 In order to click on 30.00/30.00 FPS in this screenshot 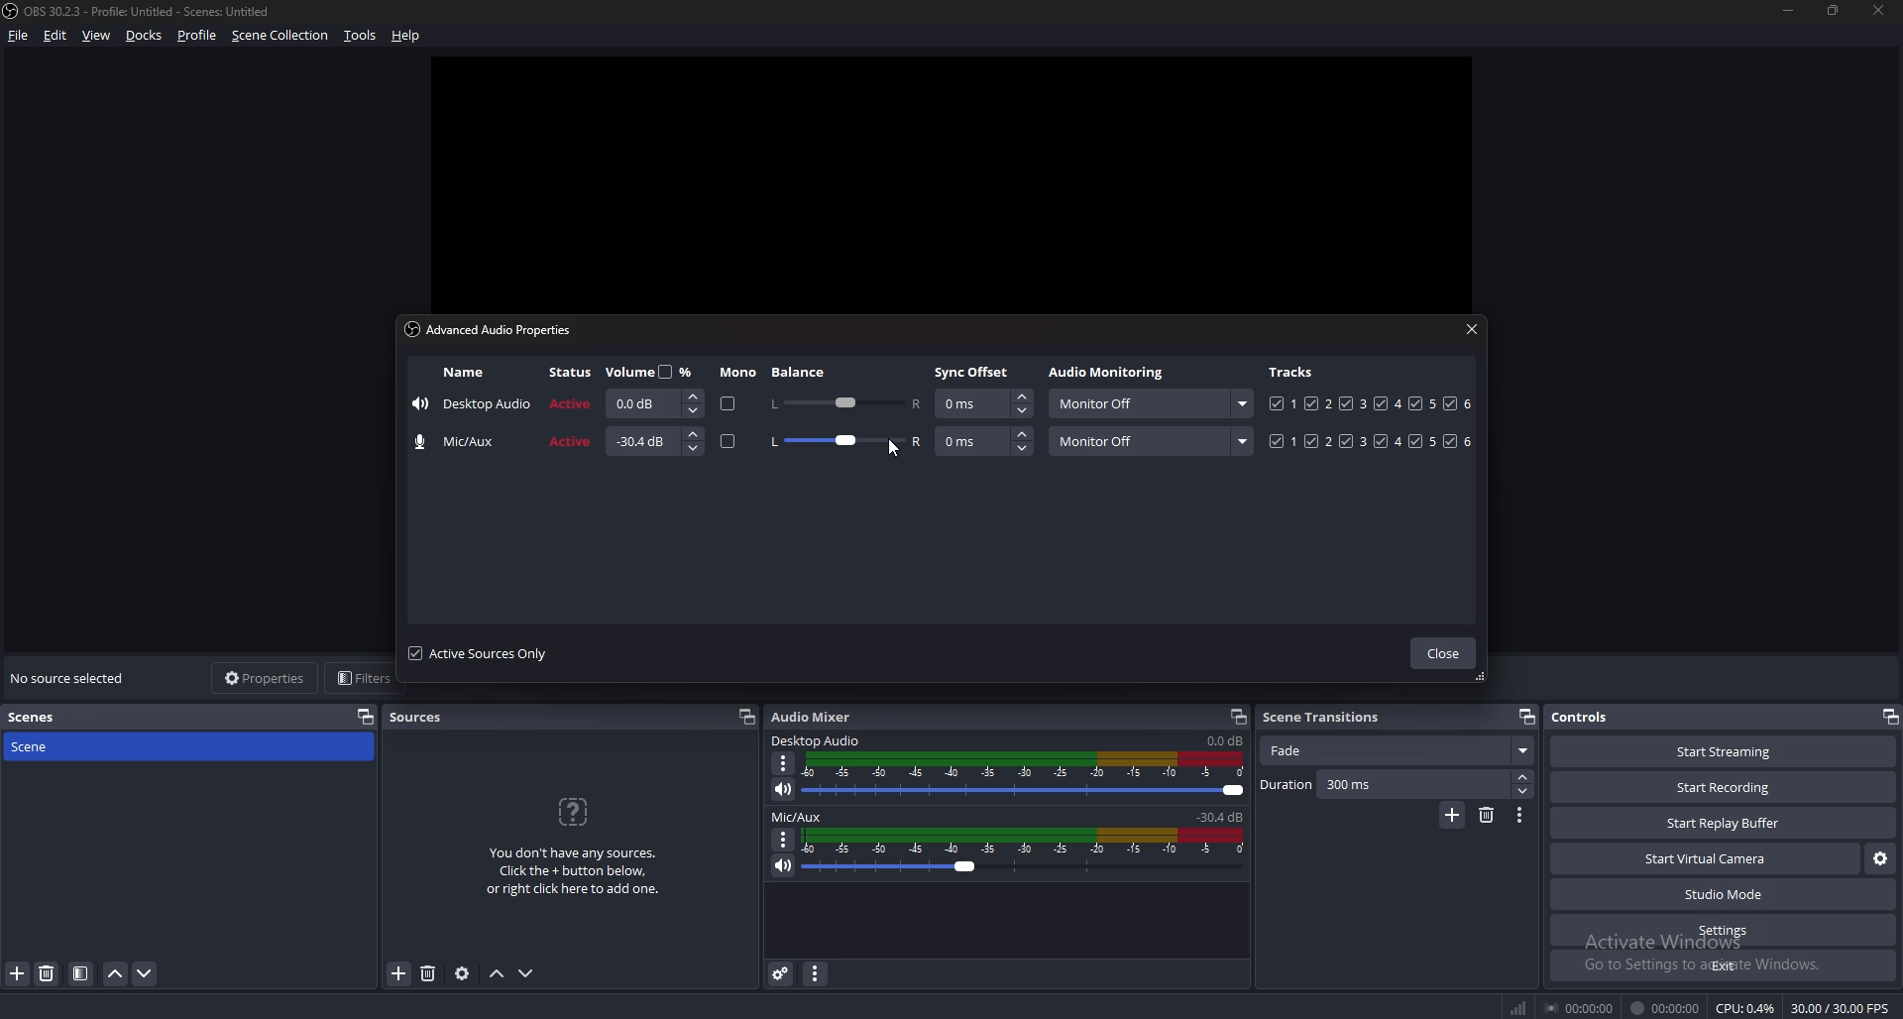, I will do `click(1841, 1007)`.